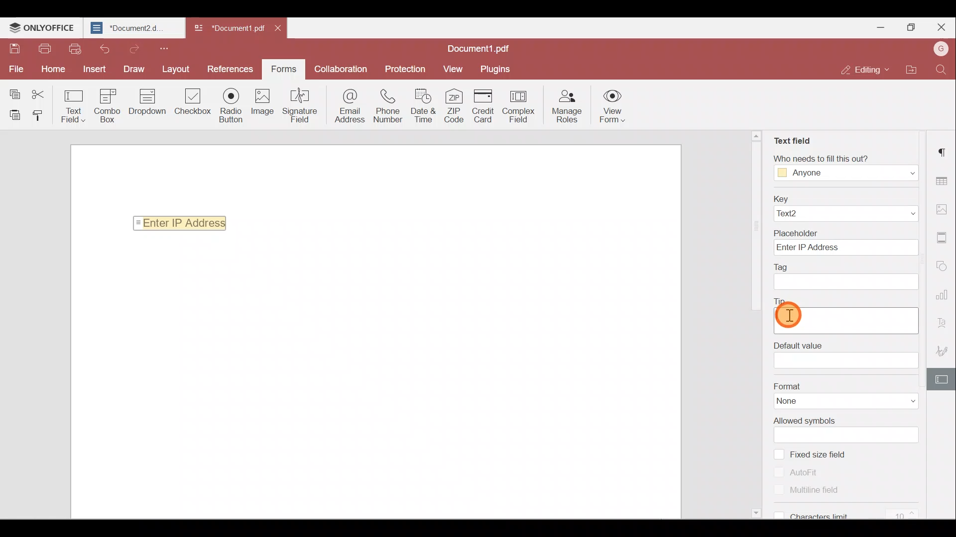 Image resolution: width=956 pixels, height=537 pixels. I want to click on None, so click(802, 402).